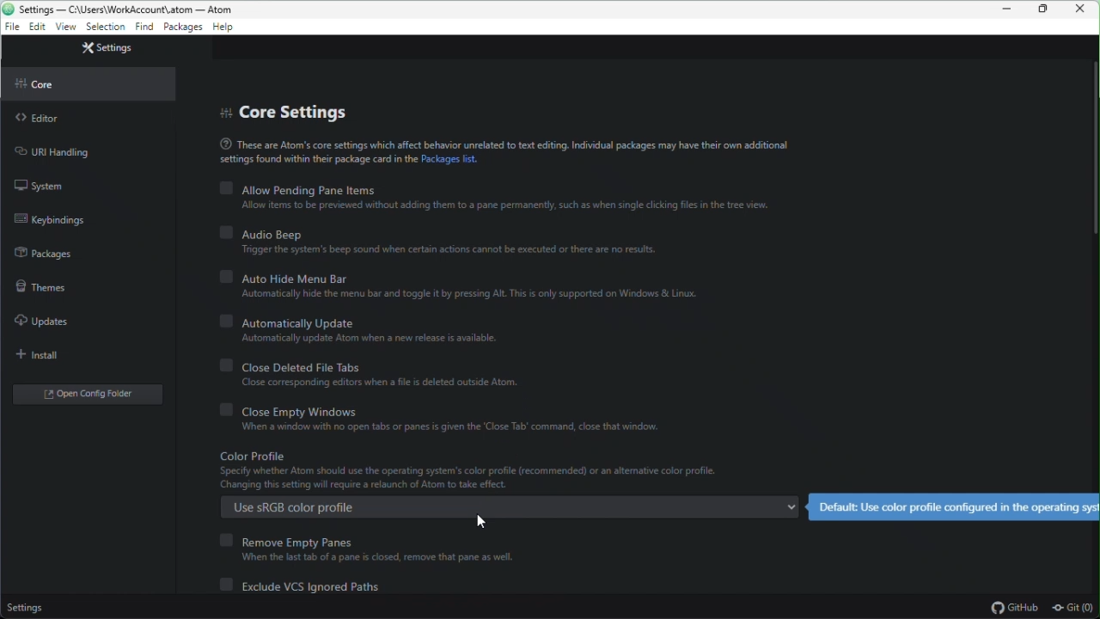 The image size is (1100, 619). Describe the element at coordinates (479, 520) in the screenshot. I see `cursor` at that location.